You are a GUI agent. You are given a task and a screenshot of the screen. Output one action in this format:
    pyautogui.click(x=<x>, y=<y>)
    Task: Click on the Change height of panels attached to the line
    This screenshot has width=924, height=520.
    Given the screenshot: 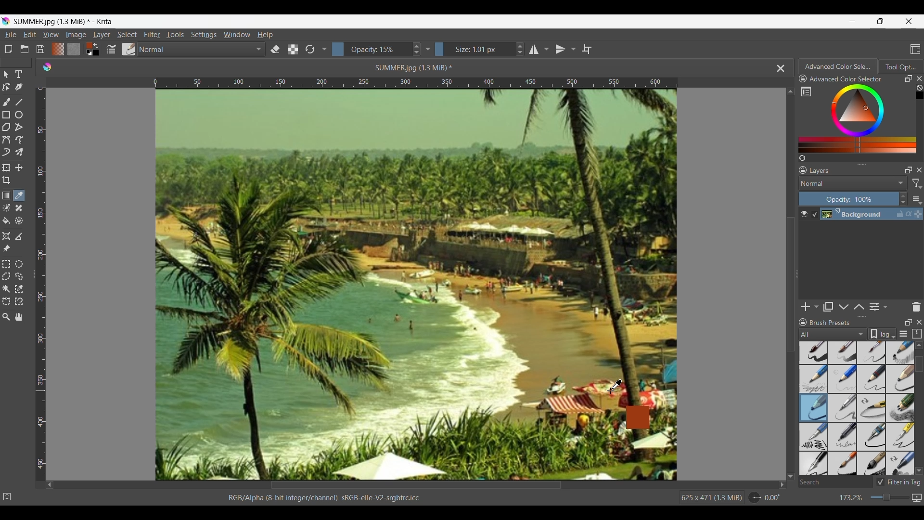 What is the action you would take?
    pyautogui.click(x=858, y=164)
    